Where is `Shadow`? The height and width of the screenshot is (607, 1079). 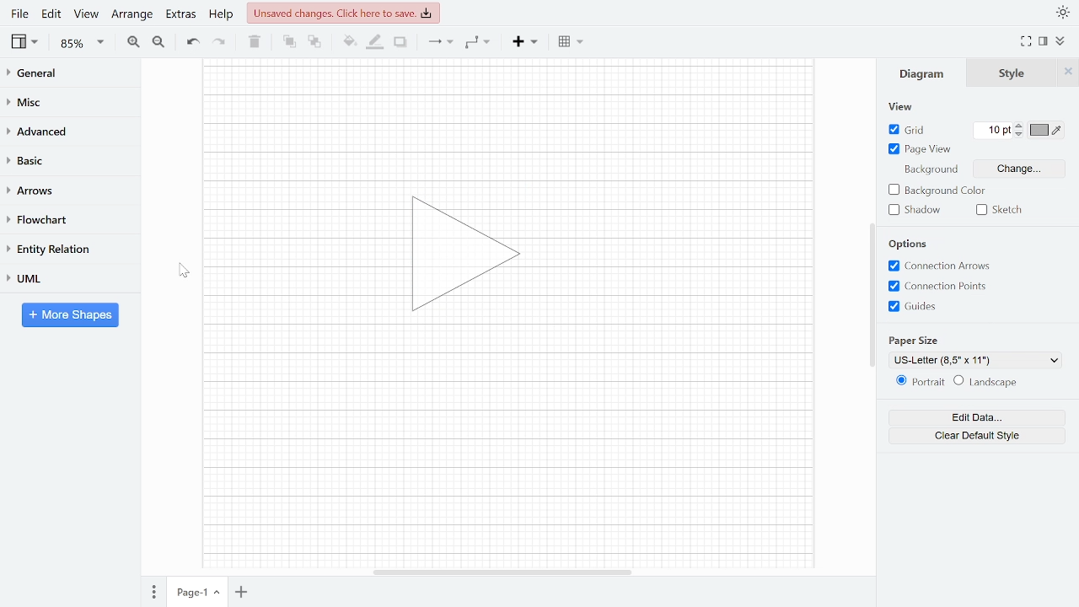 Shadow is located at coordinates (400, 42).